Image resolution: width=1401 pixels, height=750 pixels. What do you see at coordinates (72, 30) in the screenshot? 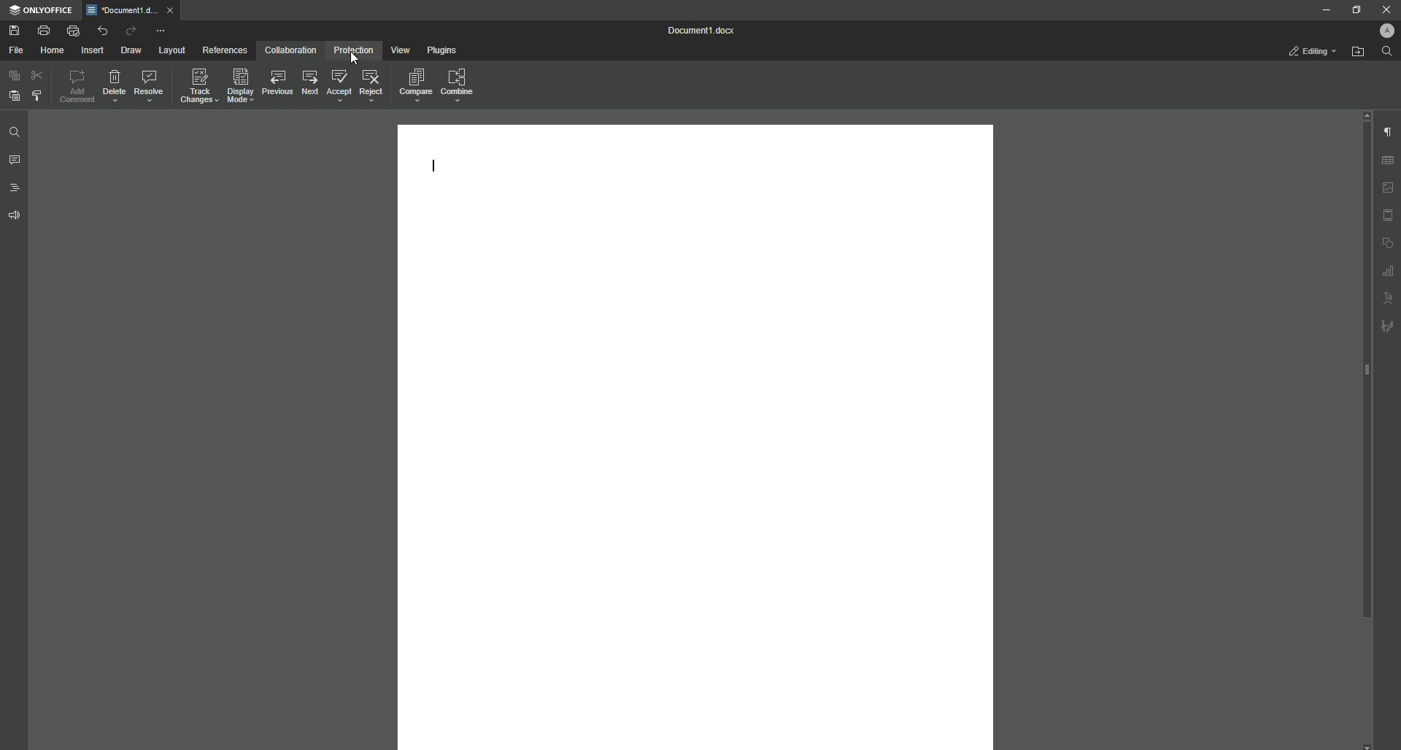
I see `Quick print` at bounding box center [72, 30].